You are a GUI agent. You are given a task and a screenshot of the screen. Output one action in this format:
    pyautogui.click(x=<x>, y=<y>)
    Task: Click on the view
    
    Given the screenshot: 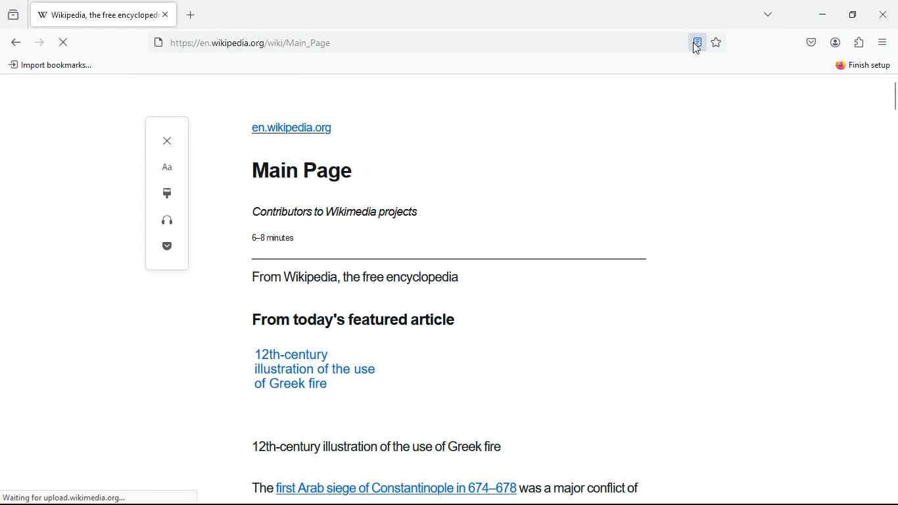 What is the action you would take?
    pyautogui.click(x=768, y=16)
    